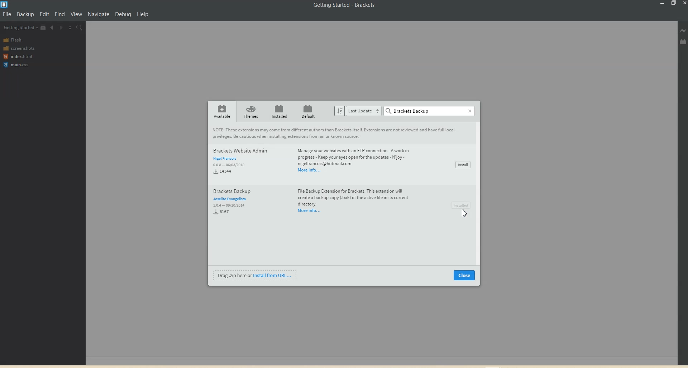 The image size is (688, 368). What do you see at coordinates (673, 4) in the screenshot?
I see `Maximize` at bounding box center [673, 4].